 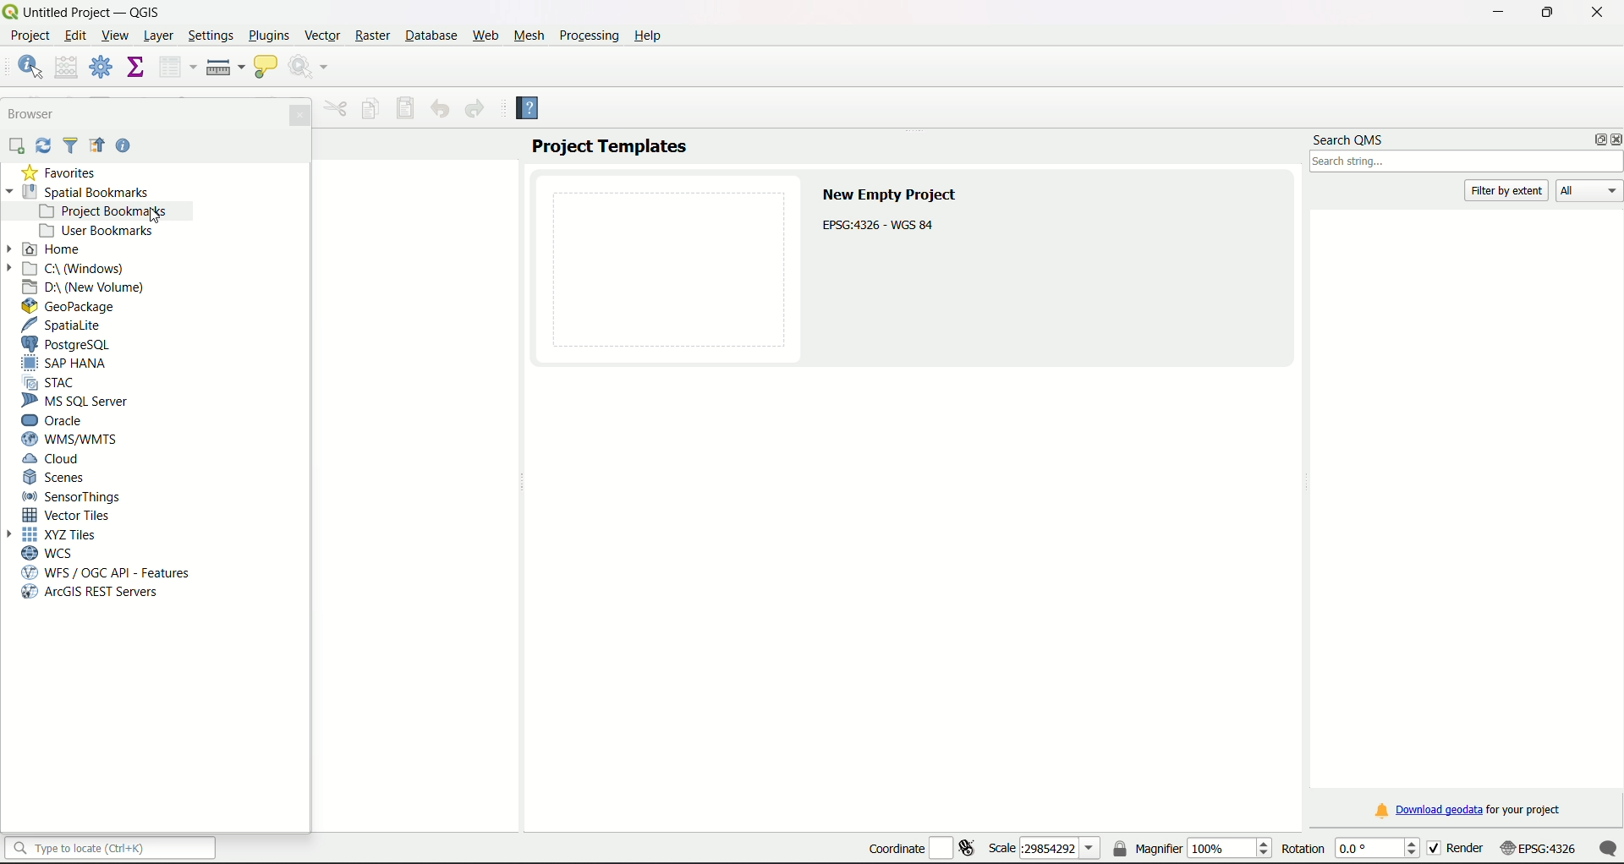 What do you see at coordinates (1044, 849) in the screenshot?
I see `scale` at bounding box center [1044, 849].